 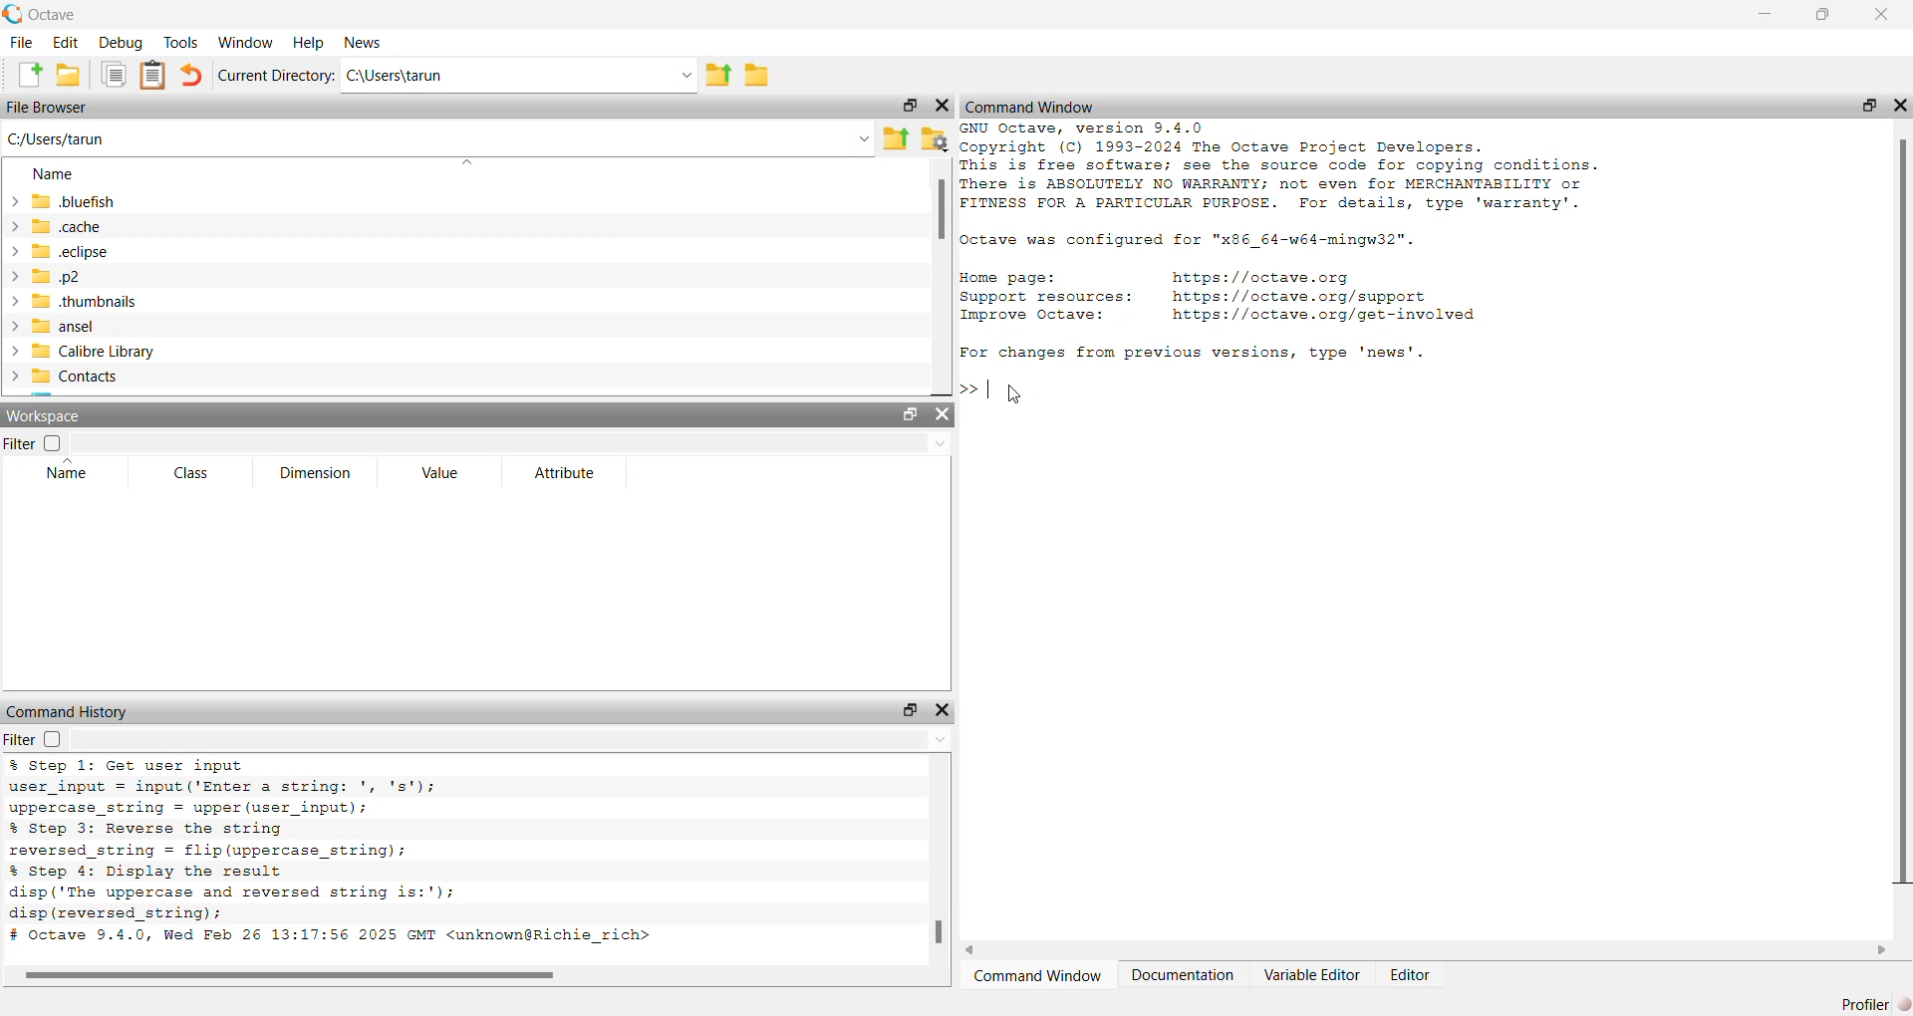 I want to click on .p2, so click(x=112, y=279).